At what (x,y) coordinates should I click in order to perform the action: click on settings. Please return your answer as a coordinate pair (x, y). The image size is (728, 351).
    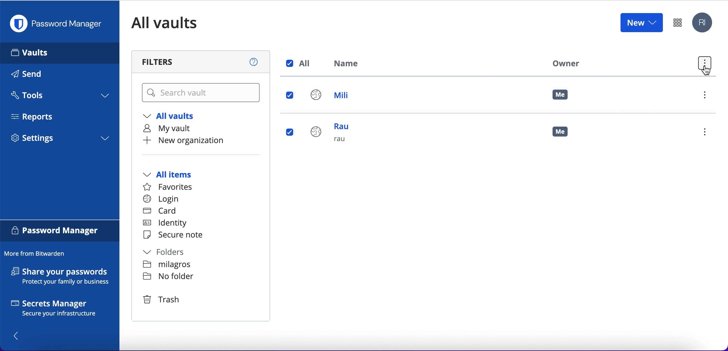
    Looking at the image, I should click on (60, 140).